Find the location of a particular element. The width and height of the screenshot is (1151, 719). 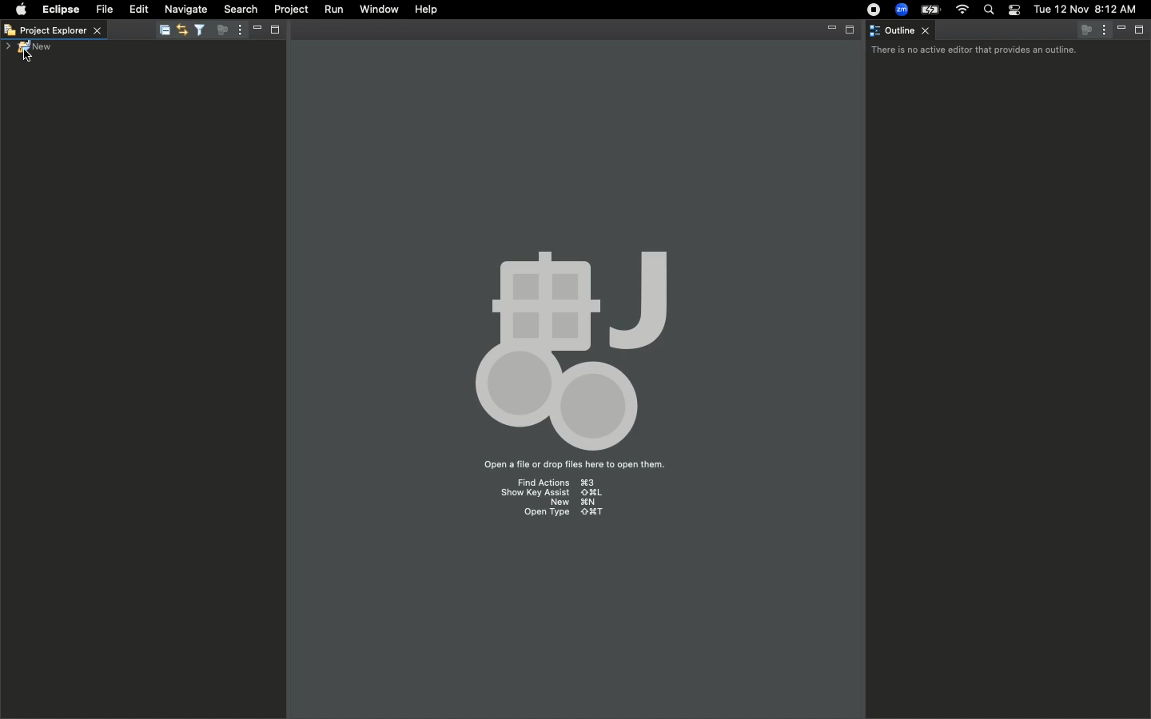

Filter is located at coordinates (198, 30).